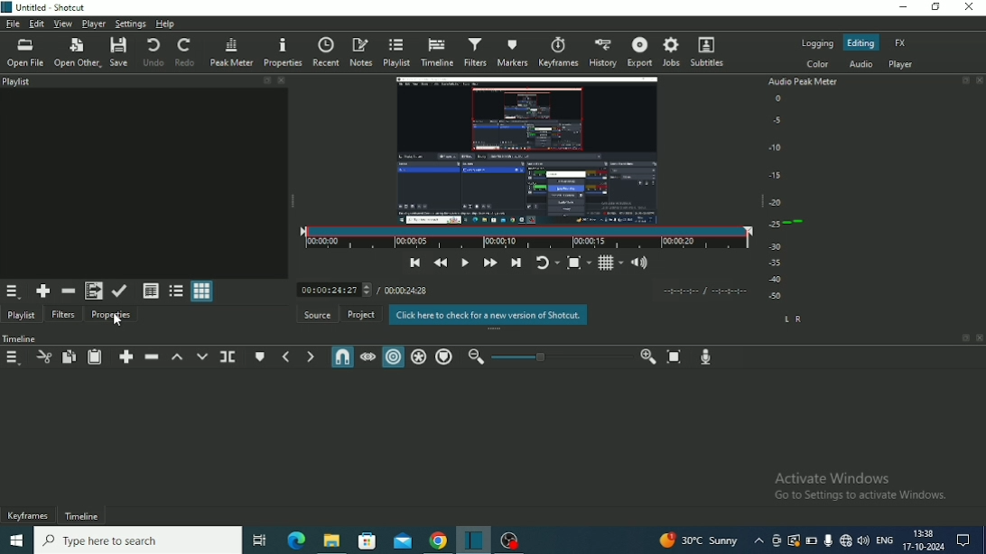 This screenshot has height=554, width=986. What do you see at coordinates (283, 80) in the screenshot?
I see `Close` at bounding box center [283, 80].